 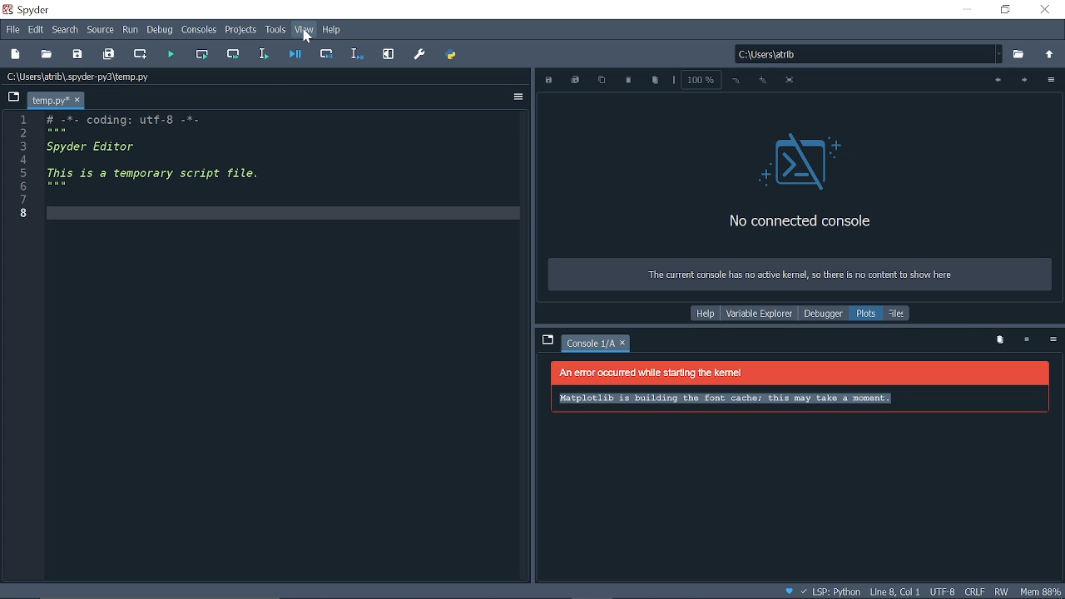 I want to click on Code line no.s, so click(x=27, y=166).